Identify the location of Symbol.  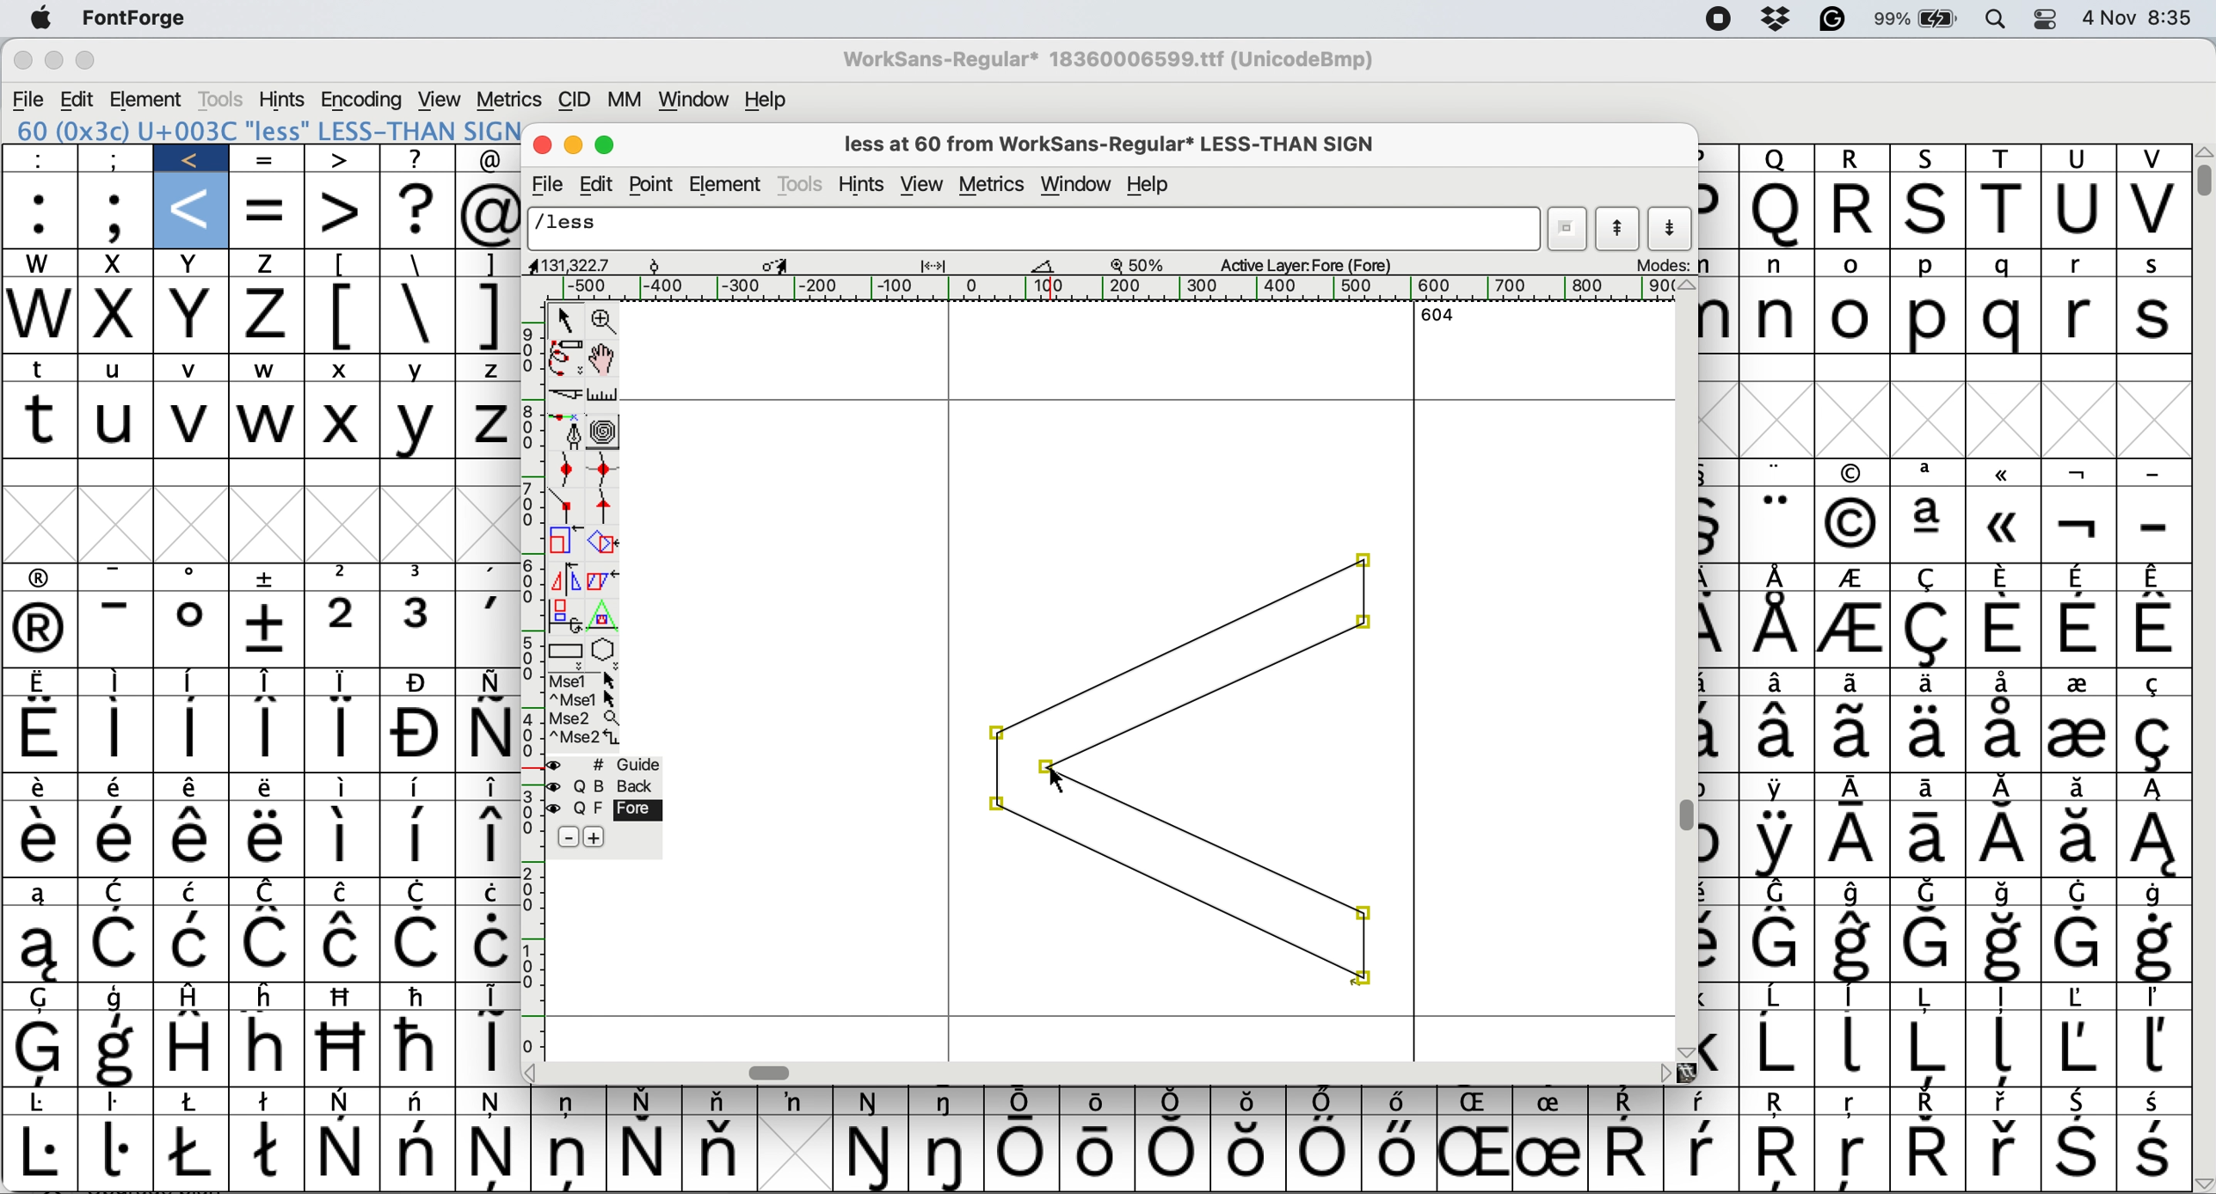
(419, 1048).